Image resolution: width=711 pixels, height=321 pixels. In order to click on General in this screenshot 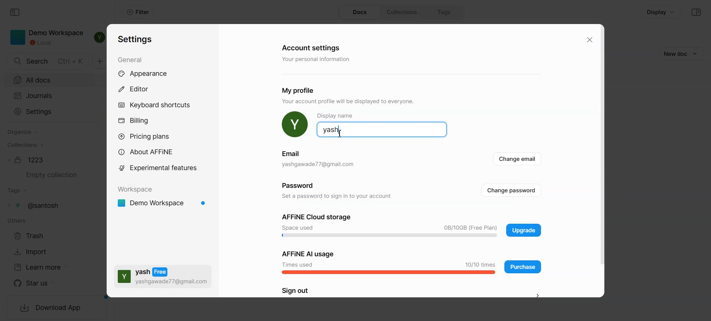, I will do `click(133, 59)`.